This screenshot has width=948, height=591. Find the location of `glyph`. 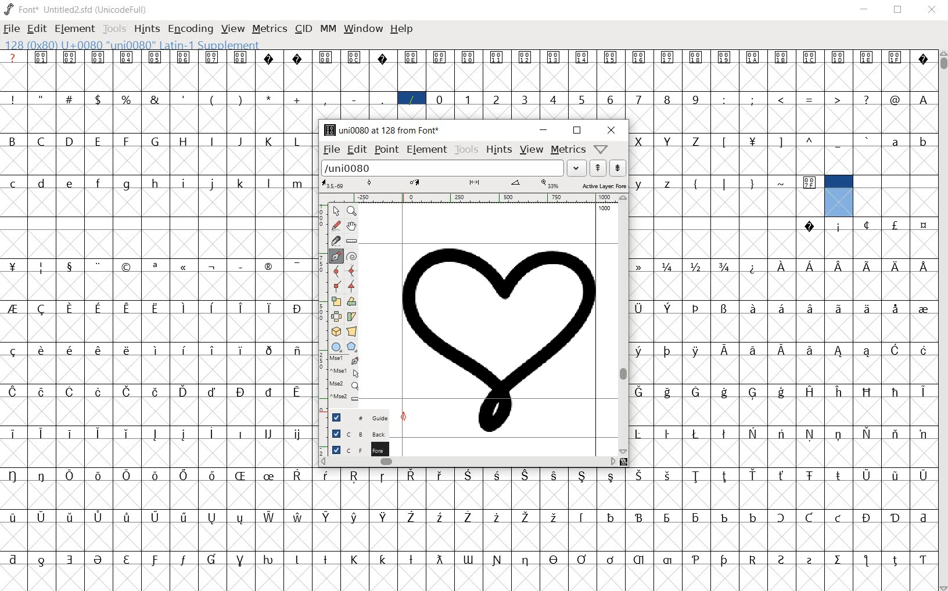

glyph is located at coordinates (242, 434).